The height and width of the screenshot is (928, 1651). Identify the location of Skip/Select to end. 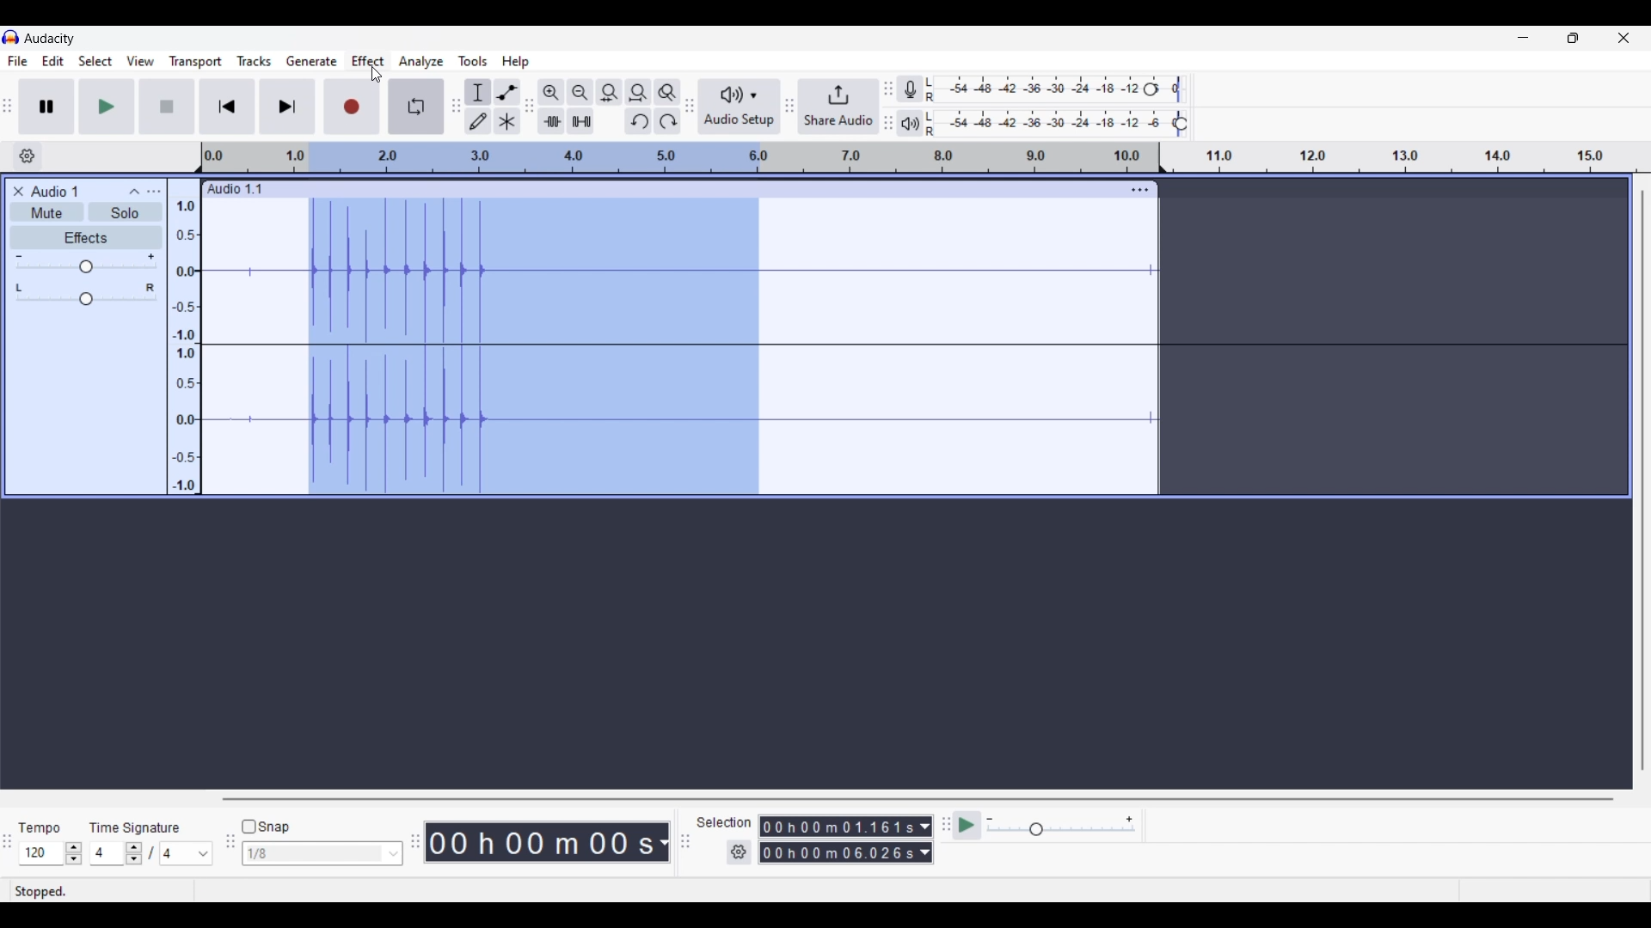
(287, 106).